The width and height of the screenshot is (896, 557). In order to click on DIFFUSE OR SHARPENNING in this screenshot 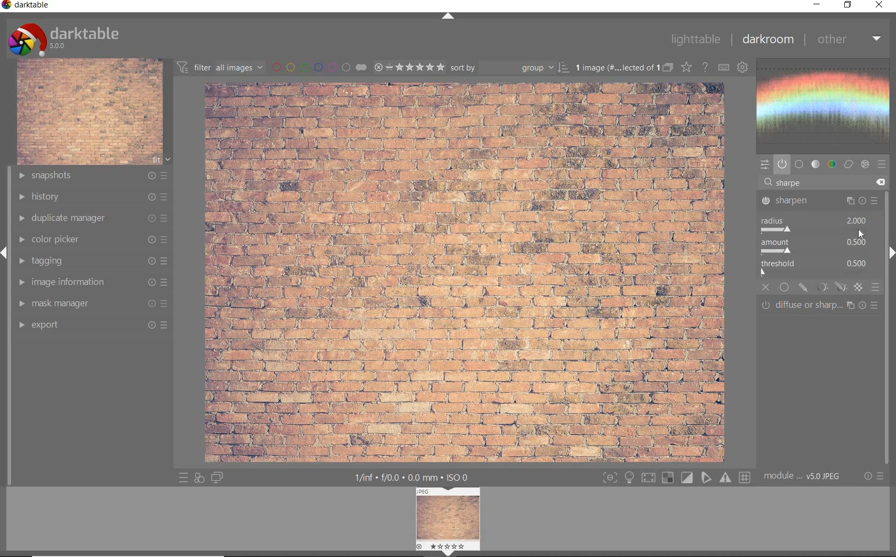, I will do `click(822, 305)`.